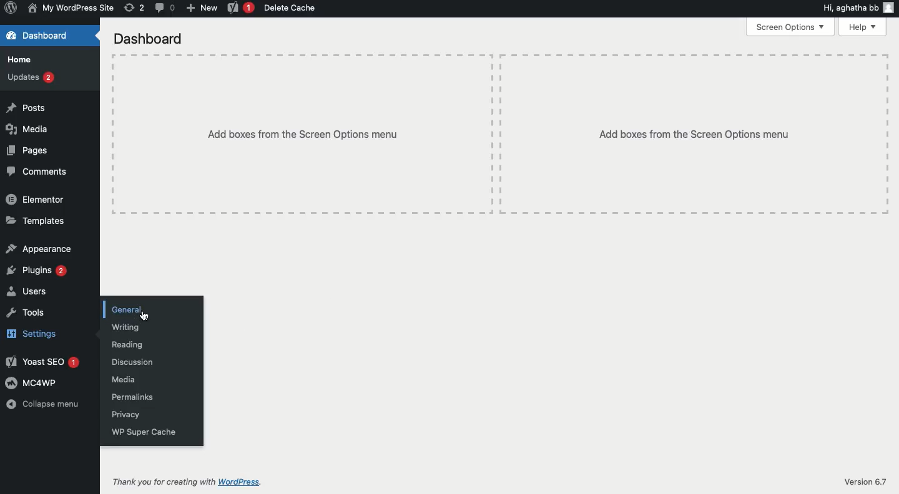 Image resolution: width=899 pixels, height=494 pixels. What do you see at coordinates (788, 26) in the screenshot?
I see `Screen options` at bounding box center [788, 26].